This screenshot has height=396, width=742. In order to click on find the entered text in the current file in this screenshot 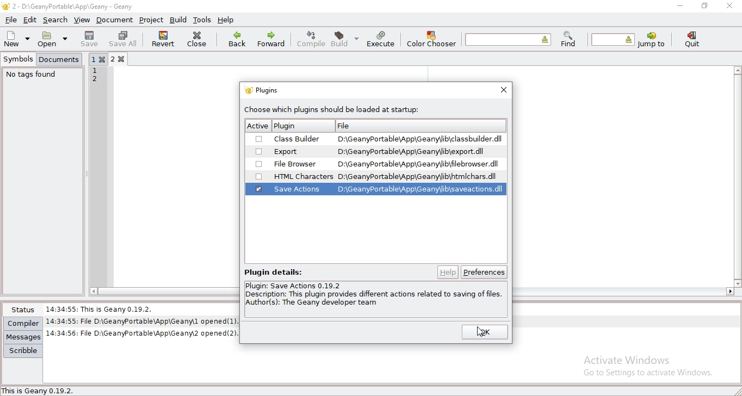, I will do `click(508, 39)`.